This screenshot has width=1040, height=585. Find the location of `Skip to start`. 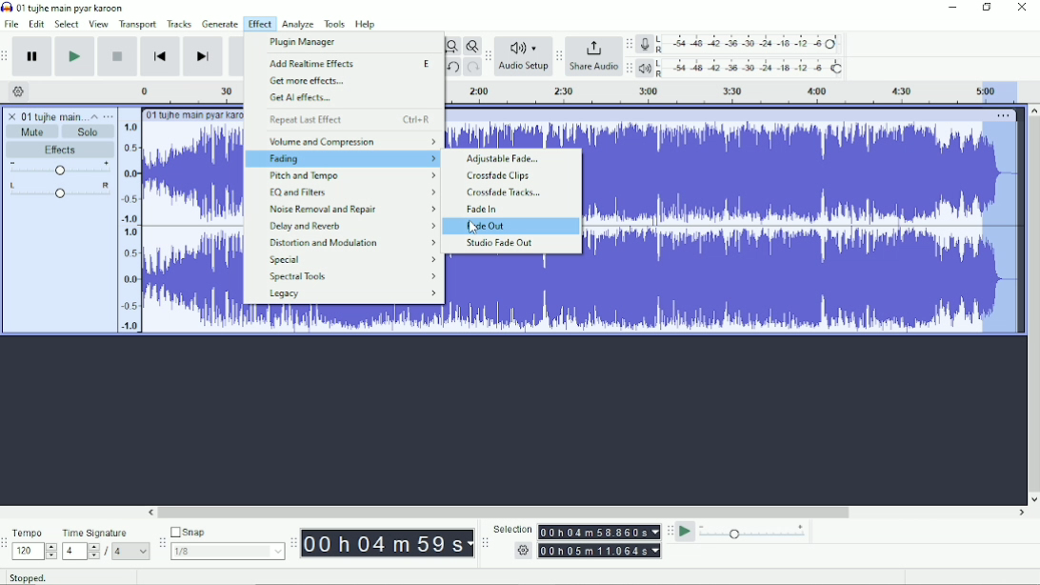

Skip to start is located at coordinates (160, 57).